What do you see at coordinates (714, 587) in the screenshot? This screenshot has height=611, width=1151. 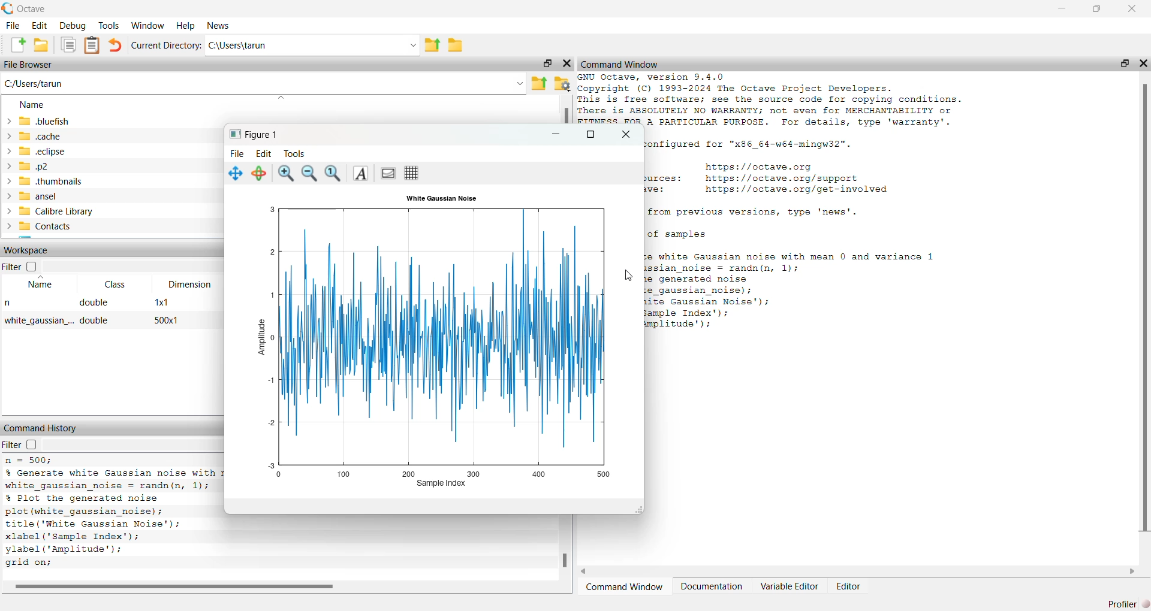 I see `Documentation ` at bounding box center [714, 587].